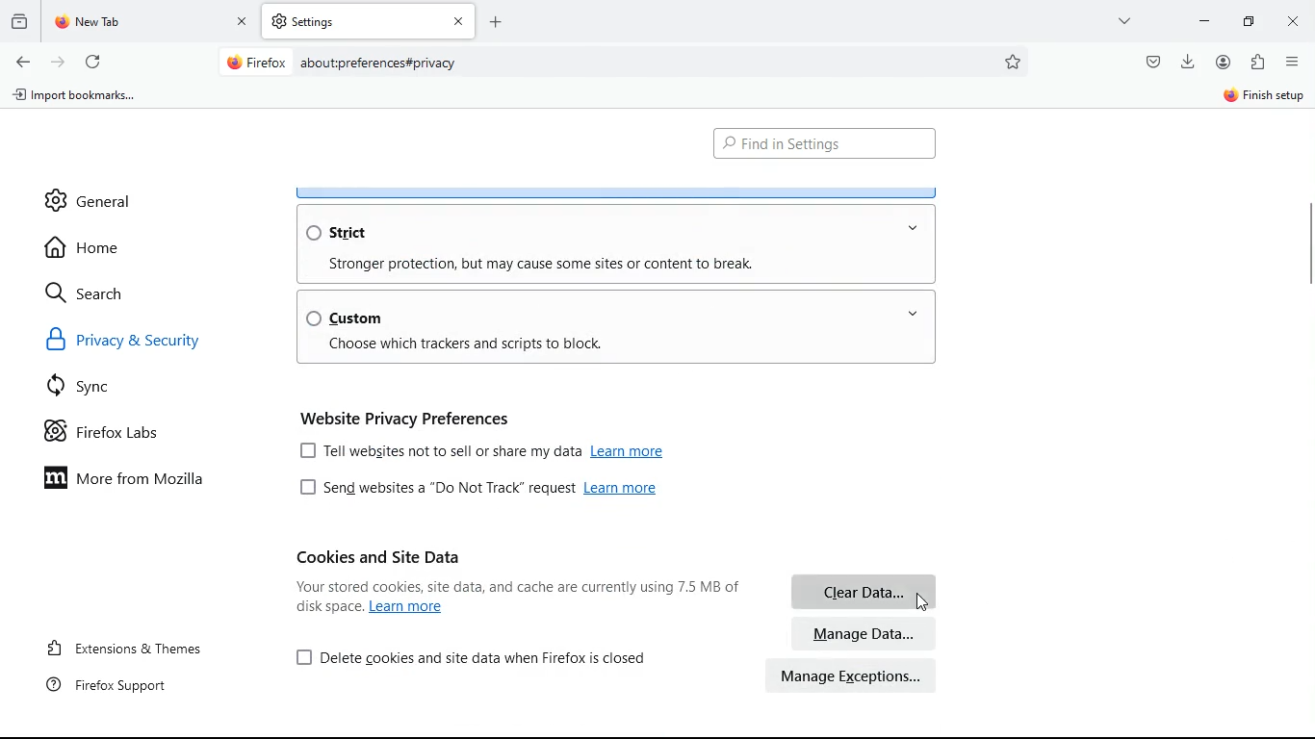  Describe the element at coordinates (1296, 23) in the screenshot. I see `close` at that location.